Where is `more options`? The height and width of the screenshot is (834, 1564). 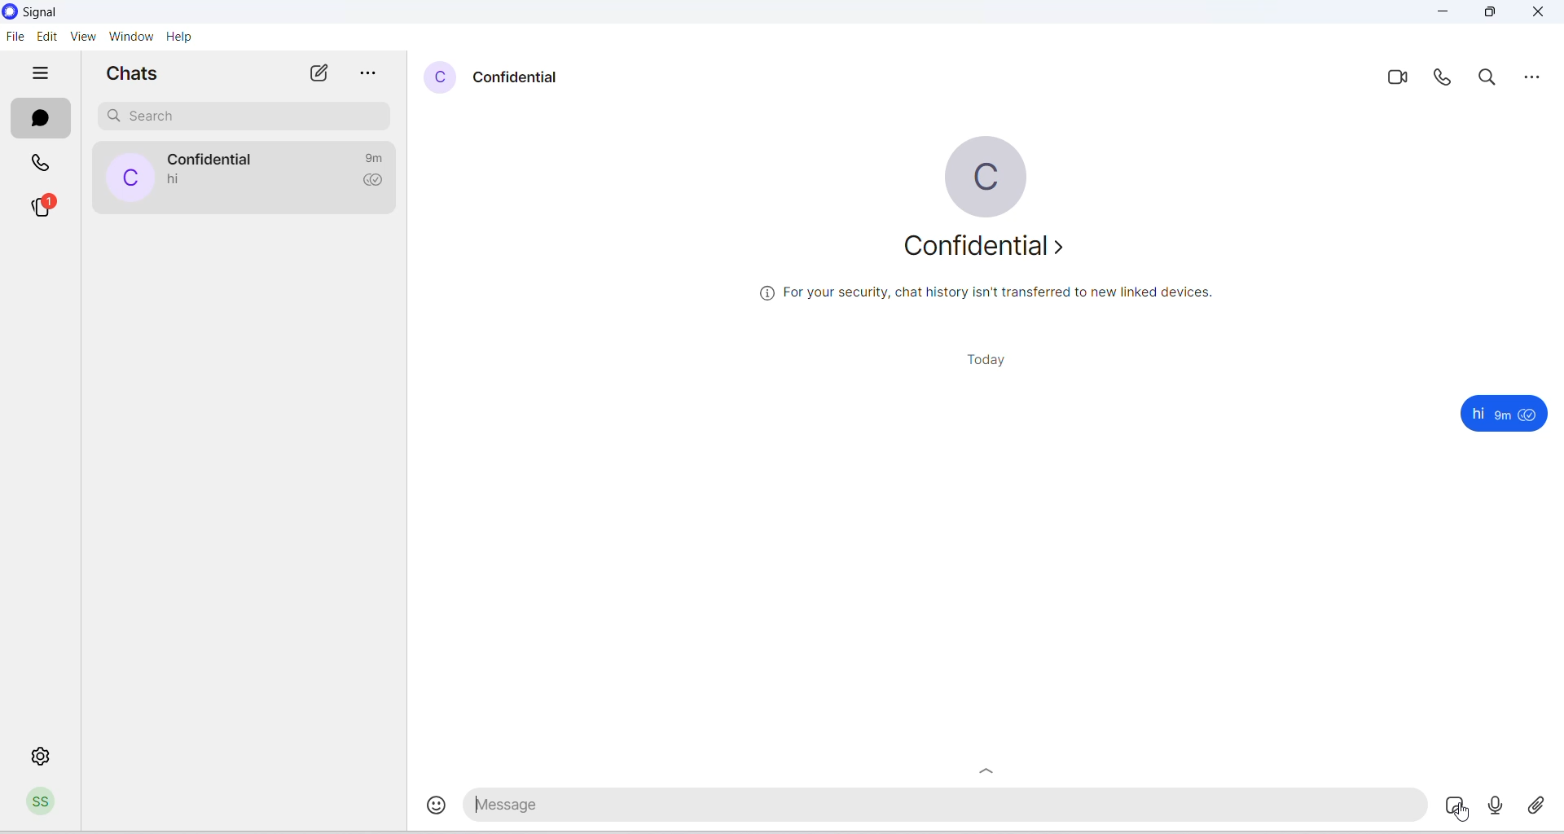
more options is located at coordinates (1534, 75).